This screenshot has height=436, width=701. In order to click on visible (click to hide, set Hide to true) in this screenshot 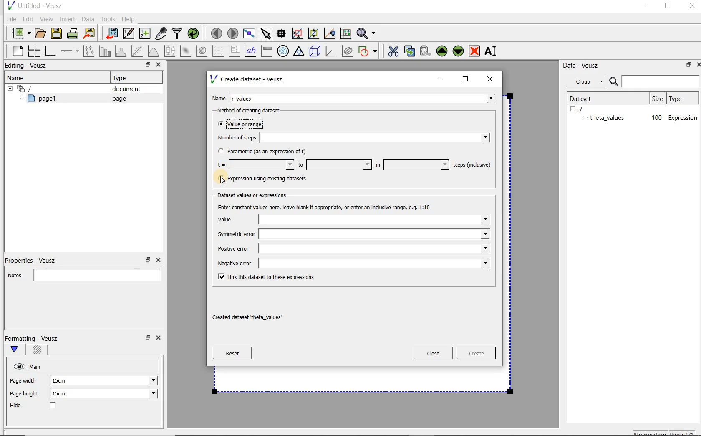, I will do `click(18, 366)`.